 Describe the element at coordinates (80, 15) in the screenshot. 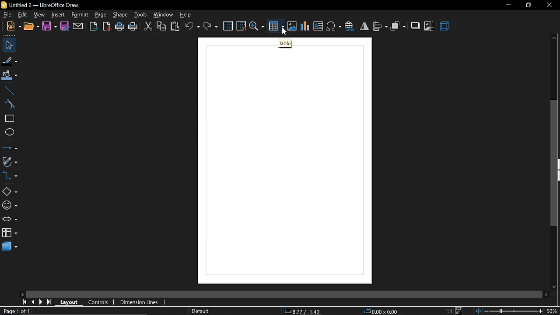

I see `format` at that location.